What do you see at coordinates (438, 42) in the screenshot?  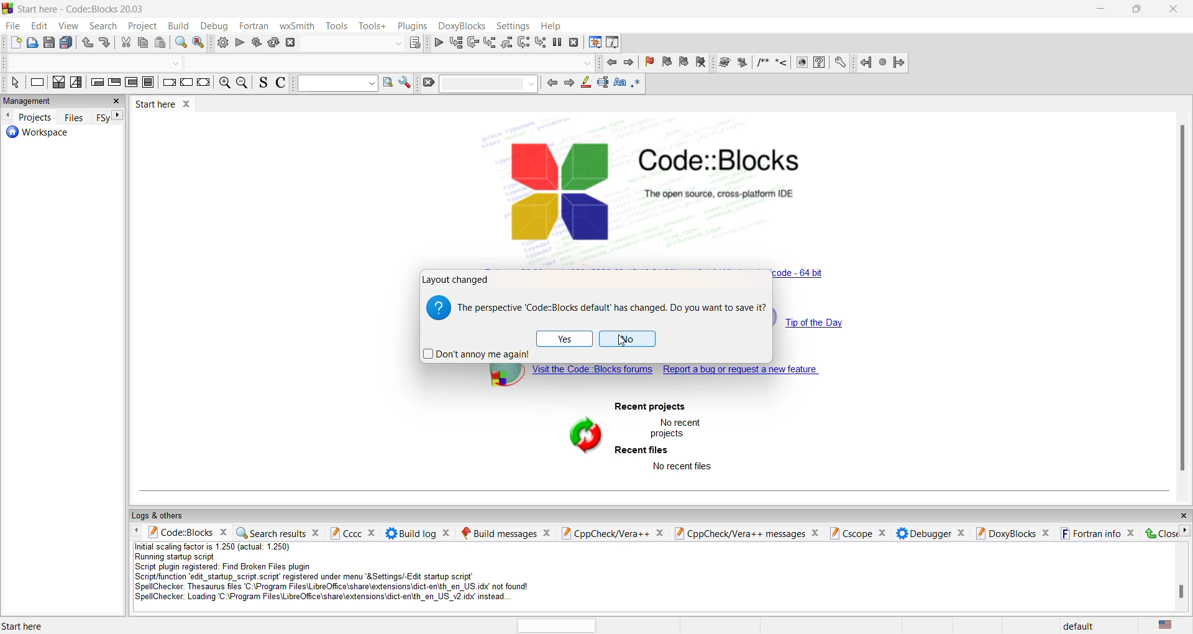 I see `debug` at bounding box center [438, 42].